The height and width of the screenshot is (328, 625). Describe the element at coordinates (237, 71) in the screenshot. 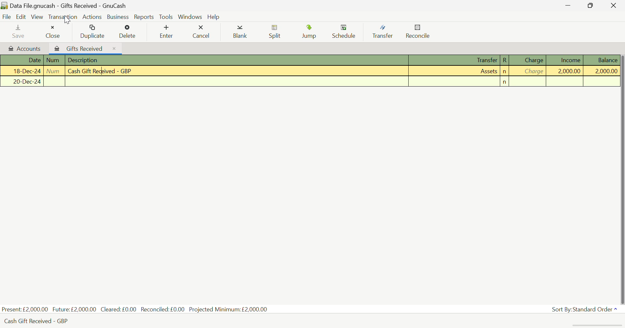

I see `Cash Received` at that location.